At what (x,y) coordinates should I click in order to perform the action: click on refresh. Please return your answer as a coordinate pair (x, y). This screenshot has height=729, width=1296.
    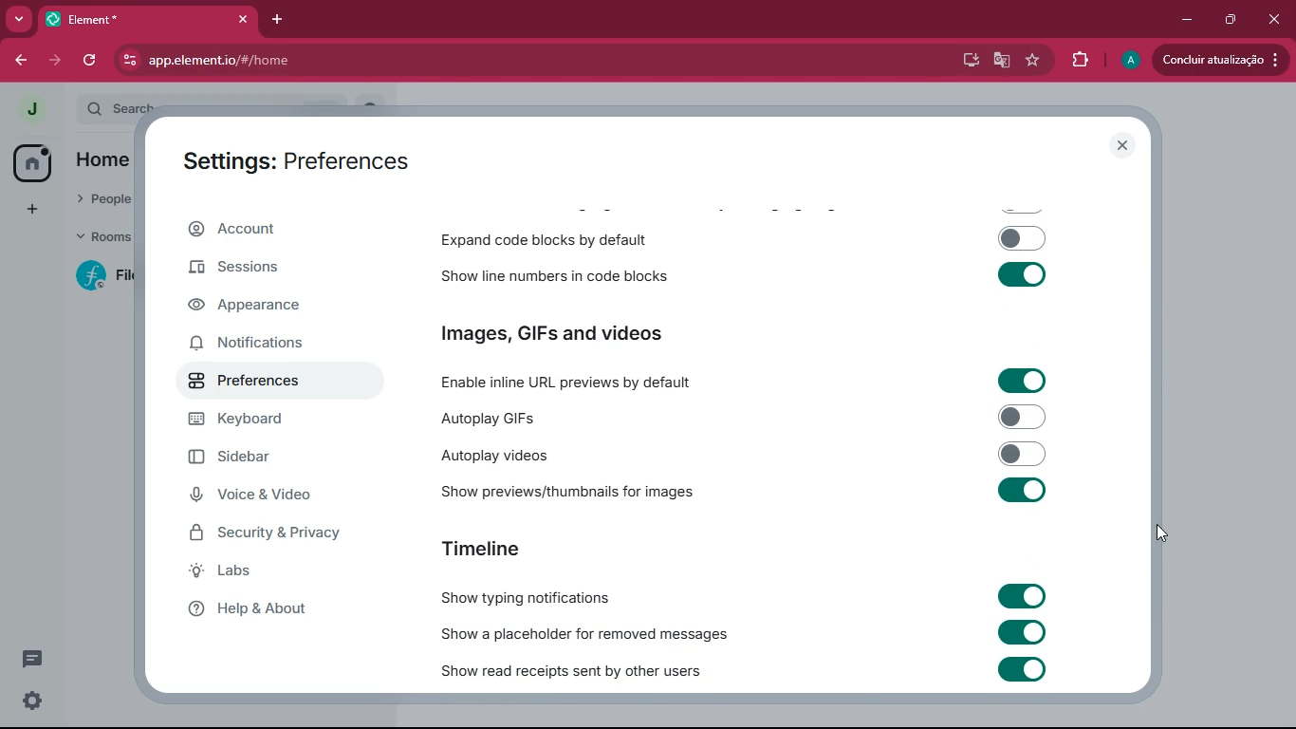
    Looking at the image, I should click on (91, 61).